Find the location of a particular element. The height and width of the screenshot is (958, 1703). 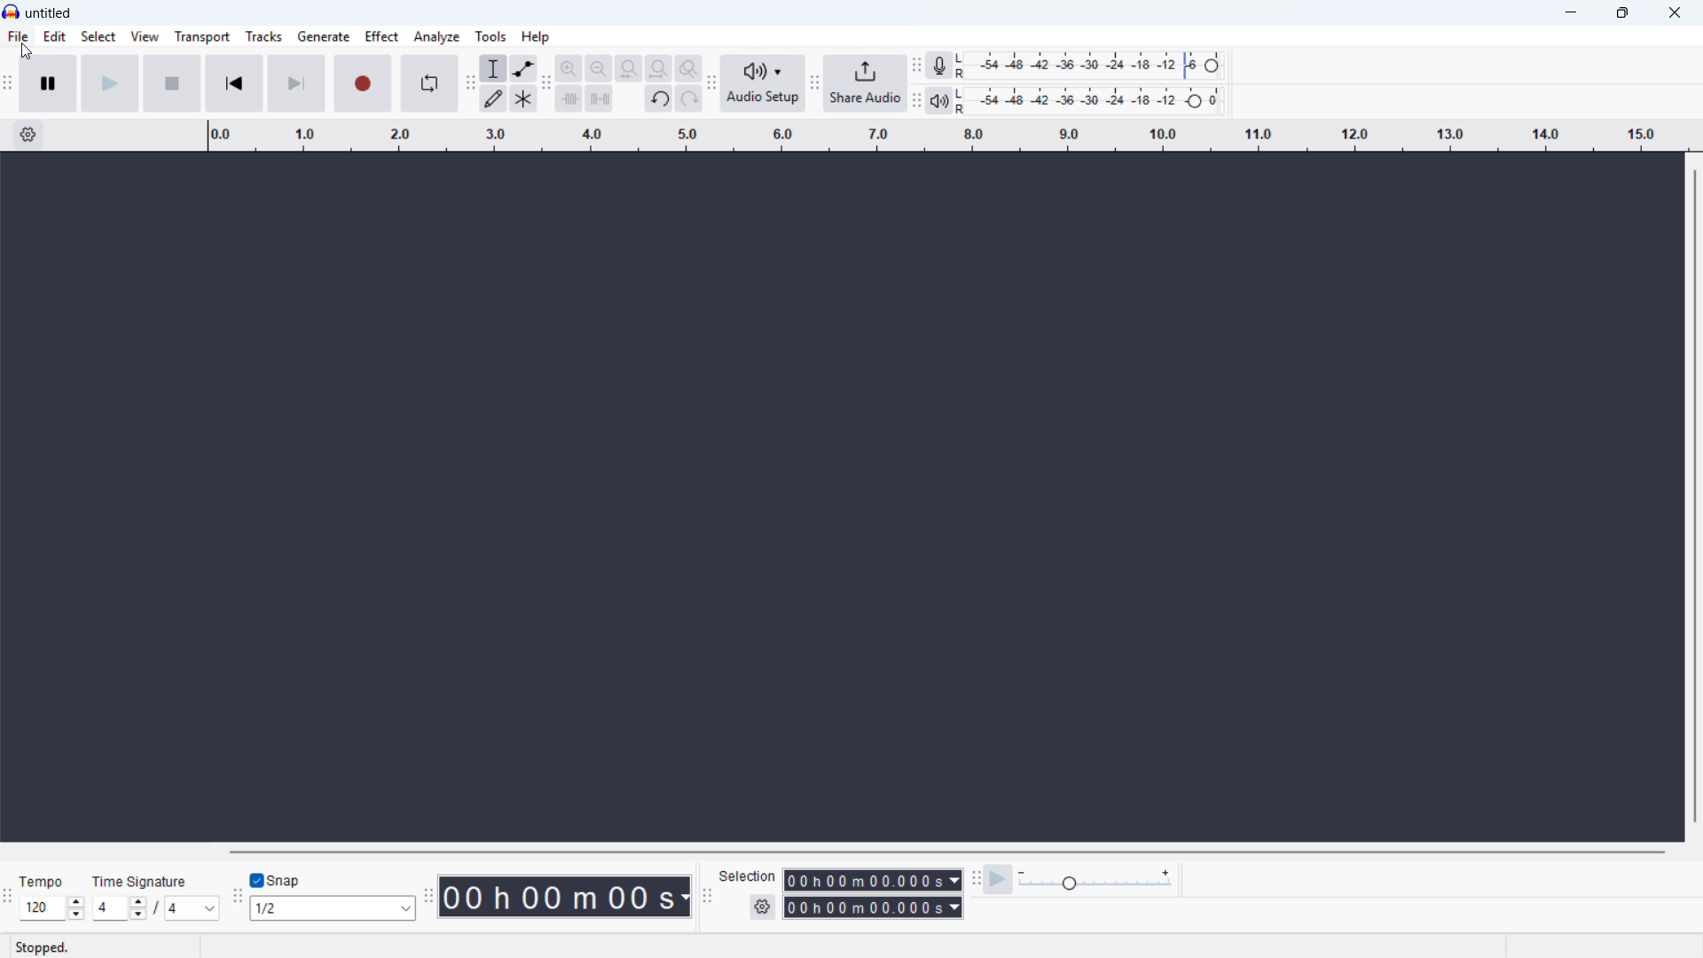

Envelope tool  is located at coordinates (523, 67).